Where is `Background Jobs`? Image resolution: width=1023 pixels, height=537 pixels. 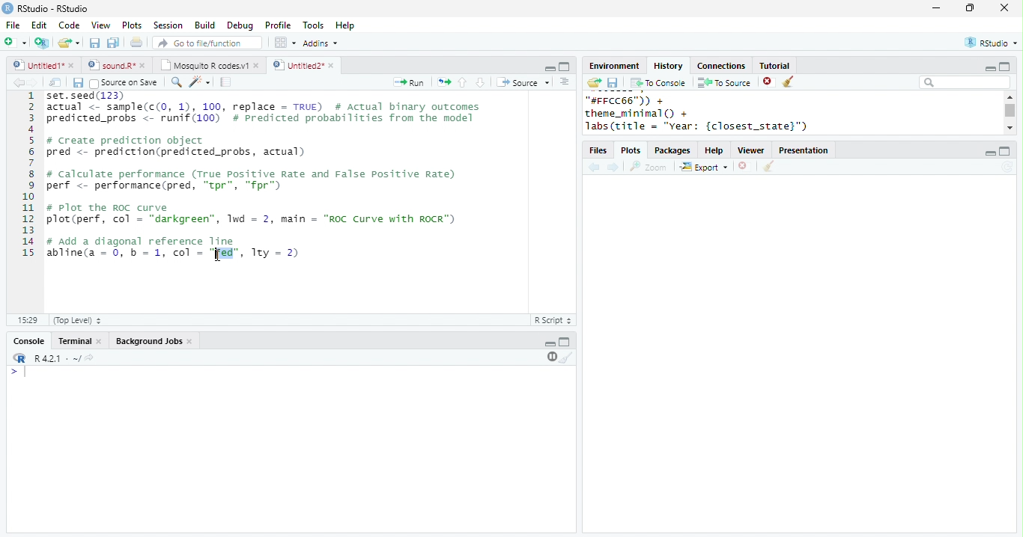
Background Jobs is located at coordinates (148, 341).